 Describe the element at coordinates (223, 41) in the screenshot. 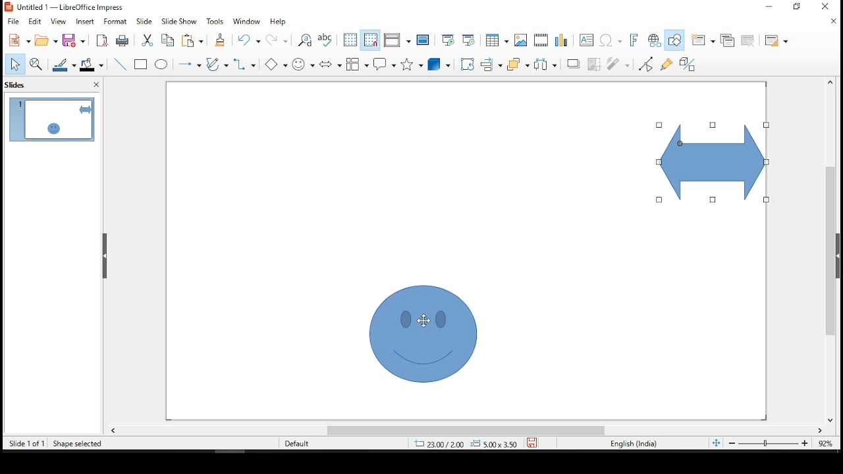

I see `clone formatting` at that location.